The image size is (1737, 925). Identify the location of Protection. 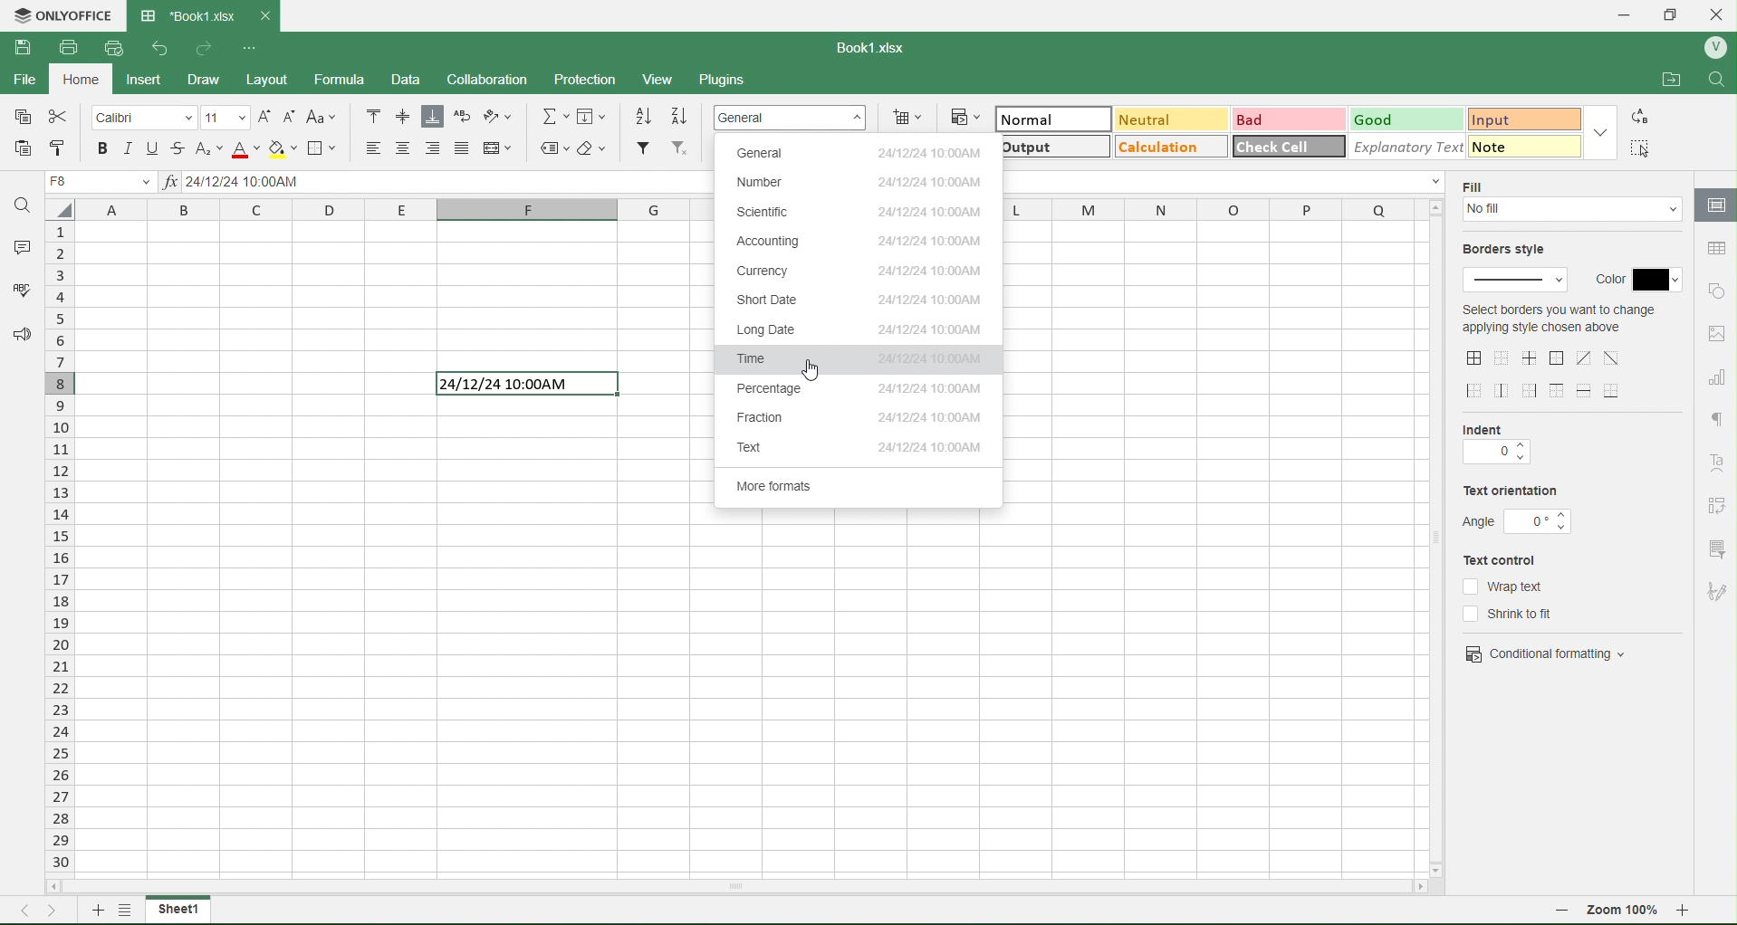
(598, 77).